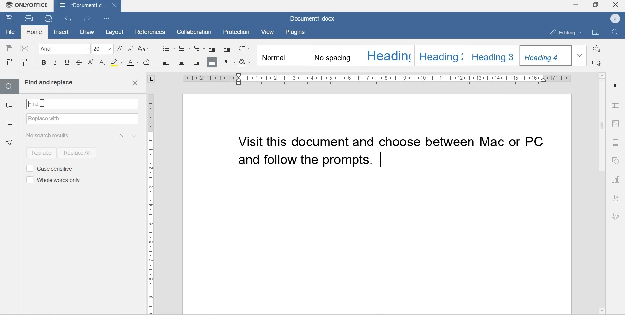  What do you see at coordinates (91, 62) in the screenshot?
I see `Superscript` at bounding box center [91, 62].